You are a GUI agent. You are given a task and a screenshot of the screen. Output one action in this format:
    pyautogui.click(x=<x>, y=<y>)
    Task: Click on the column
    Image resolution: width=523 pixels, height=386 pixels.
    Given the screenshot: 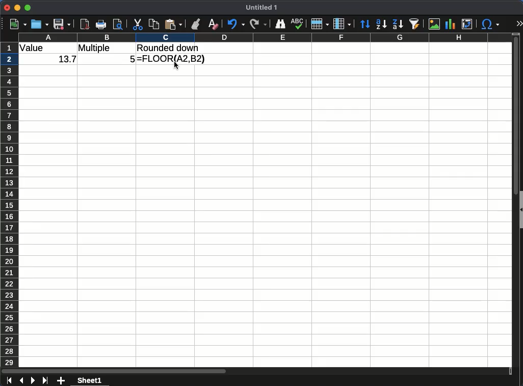 What is the action you would take?
    pyautogui.click(x=271, y=37)
    